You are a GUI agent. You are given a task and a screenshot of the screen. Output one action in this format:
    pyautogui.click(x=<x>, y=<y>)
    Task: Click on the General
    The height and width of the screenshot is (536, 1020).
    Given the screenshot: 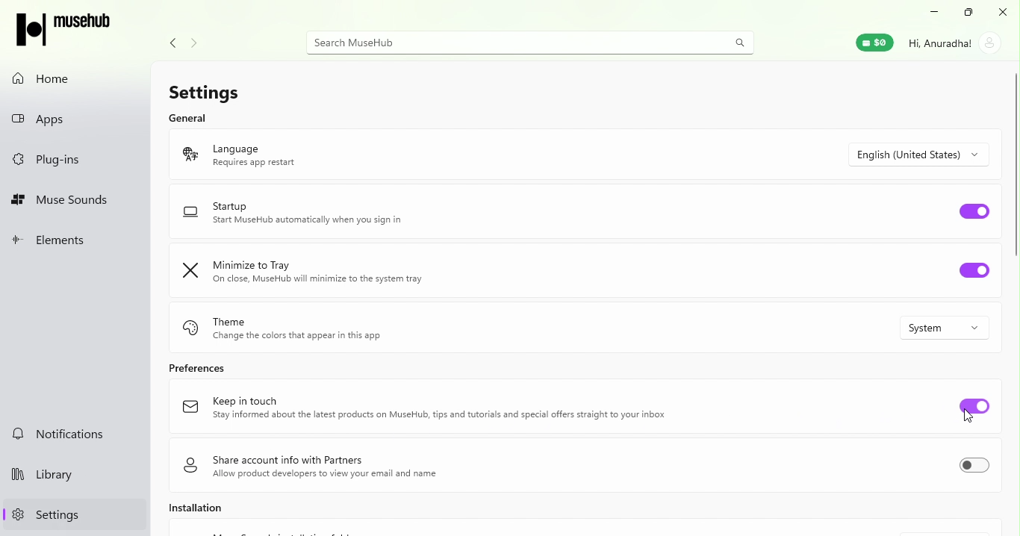 What is the action you would take?
    pyautogui.click(x=188, y=116)
    